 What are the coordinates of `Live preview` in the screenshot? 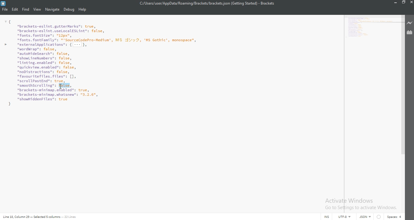 It's located at (410, 23).